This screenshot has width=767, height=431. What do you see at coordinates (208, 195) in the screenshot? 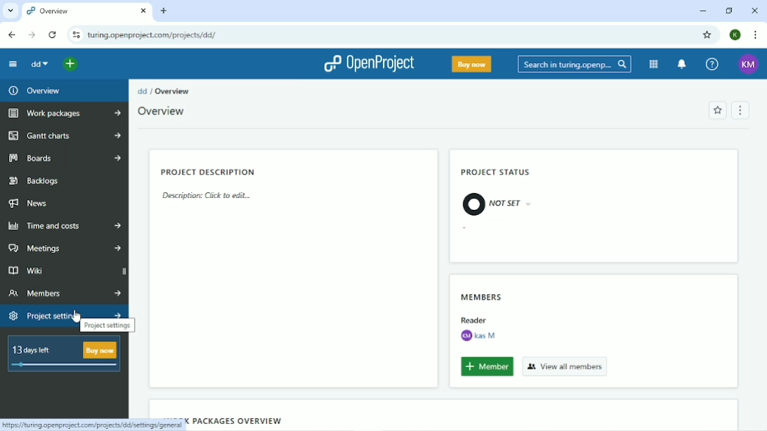
I see `Description: click to edit` at bounding box center [208, 195].